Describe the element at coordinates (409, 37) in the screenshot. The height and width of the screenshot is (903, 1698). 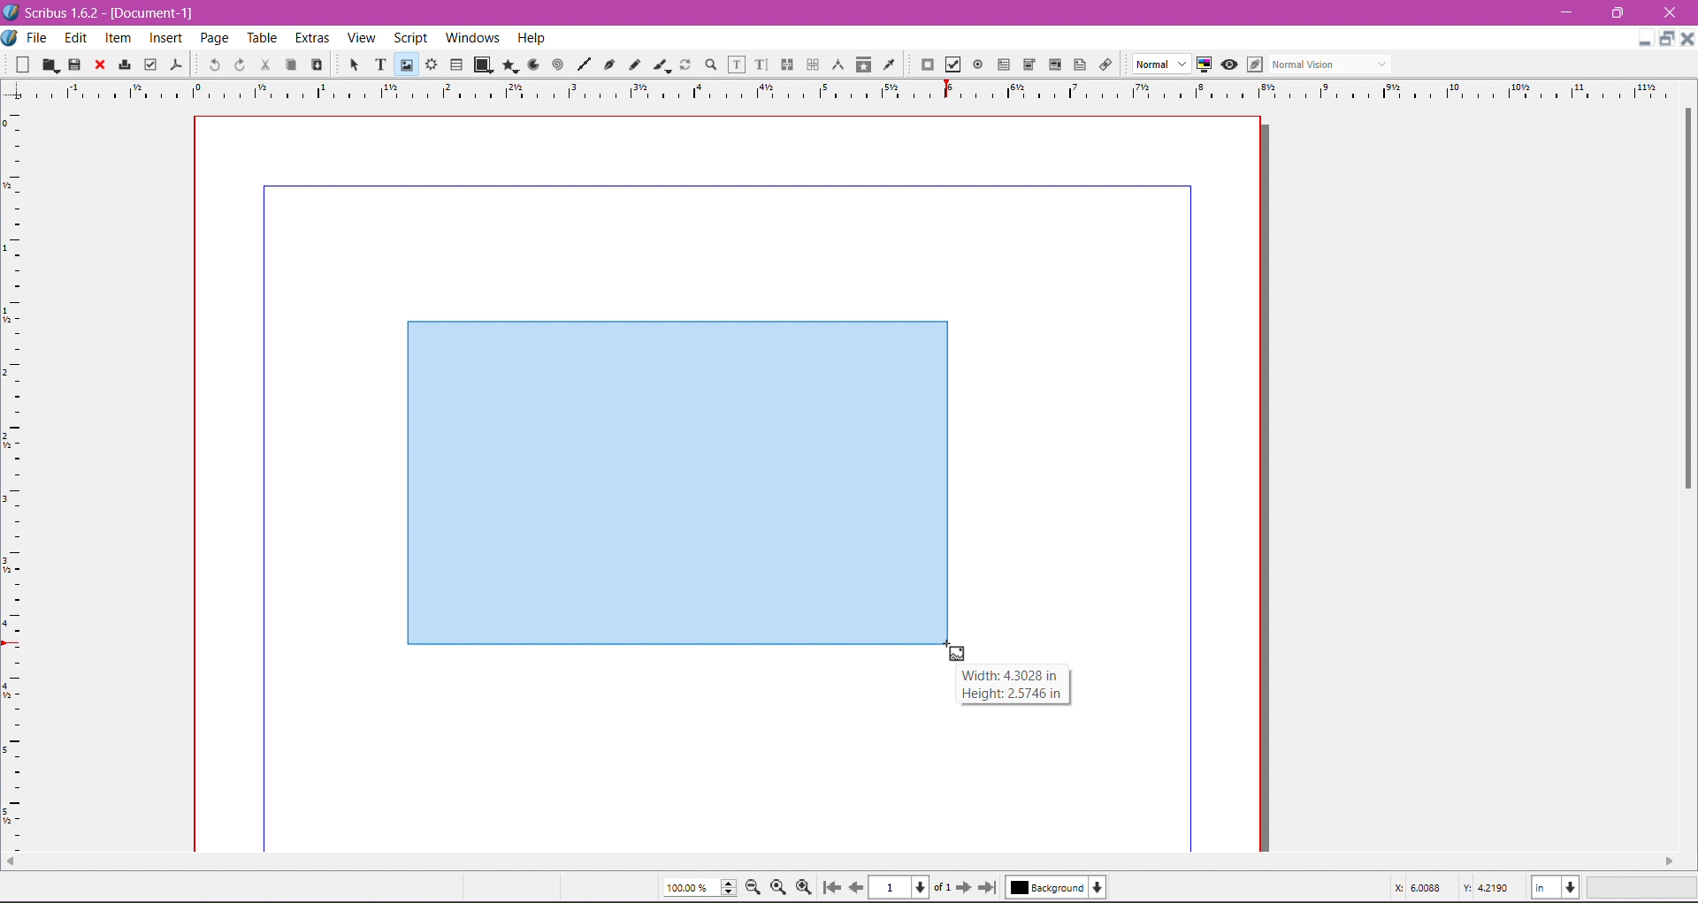
I see `Script` at that location.